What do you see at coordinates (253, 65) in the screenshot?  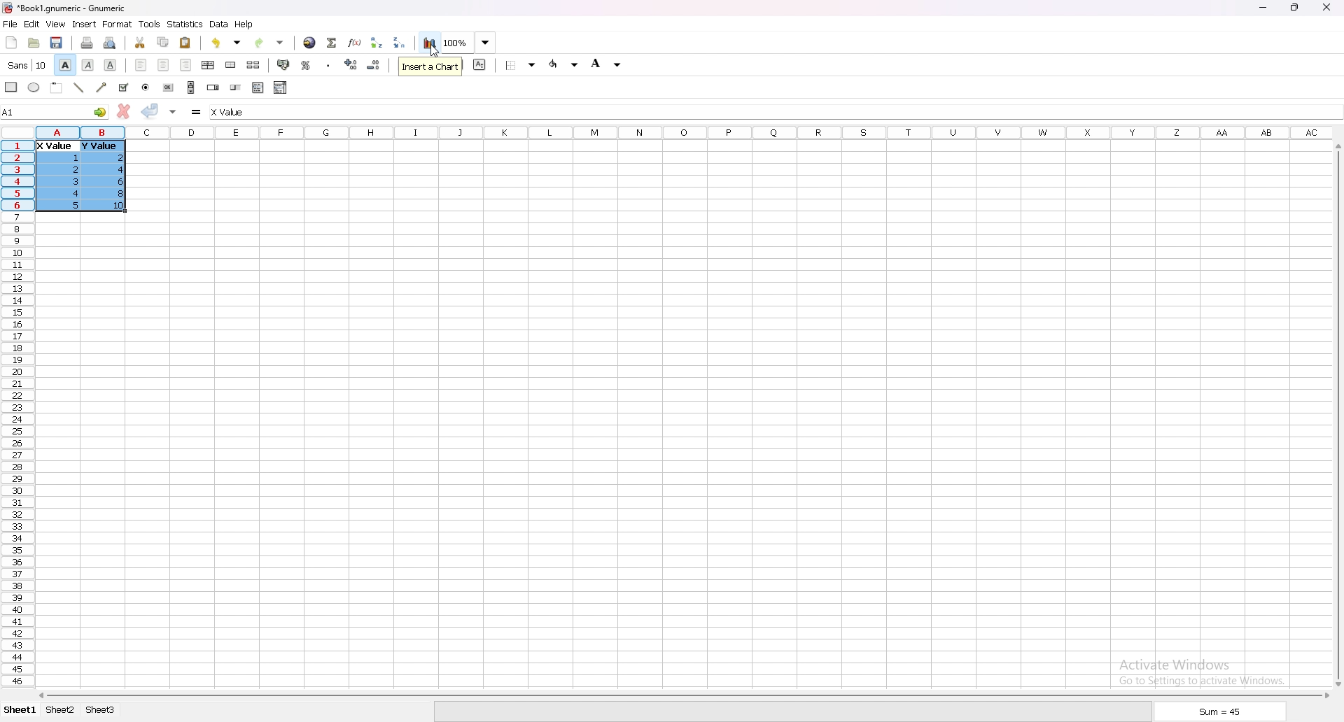 I see `split merged cells` at bounding box center [253, 65].